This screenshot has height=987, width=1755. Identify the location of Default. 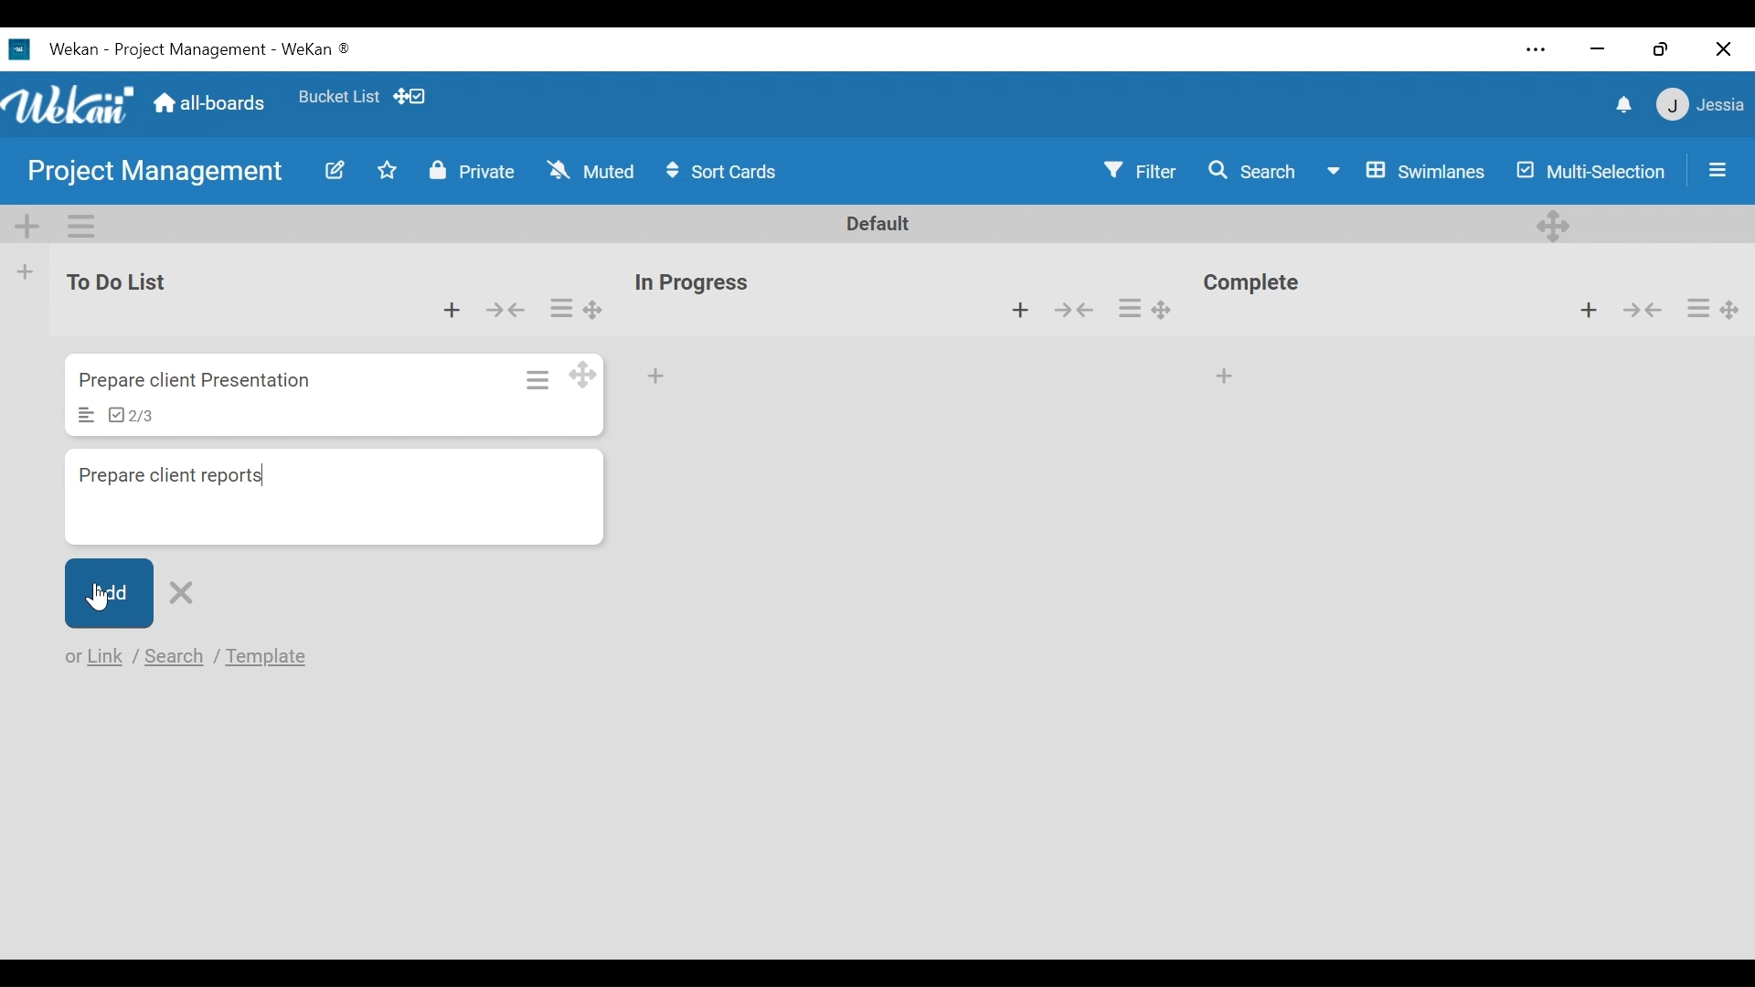
(879, 225).